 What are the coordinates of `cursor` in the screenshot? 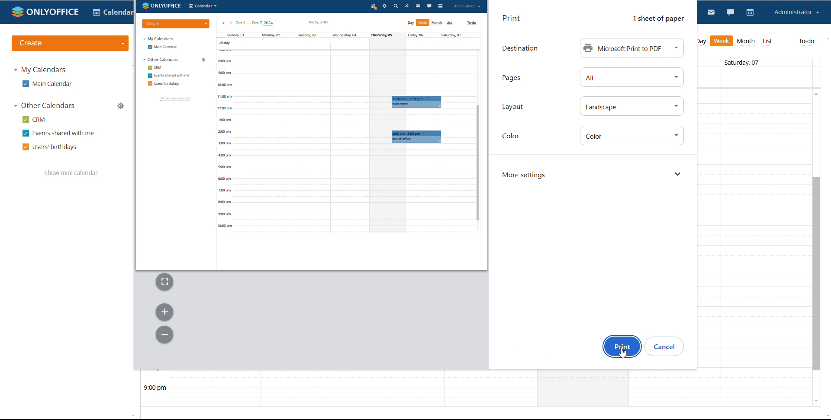 It's located at (623, 354).